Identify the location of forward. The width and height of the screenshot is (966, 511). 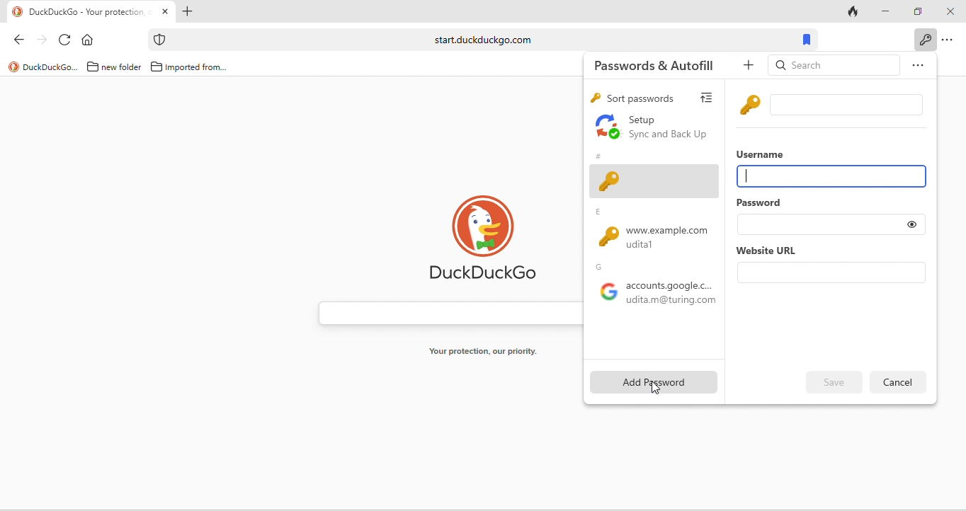
(41, 40).